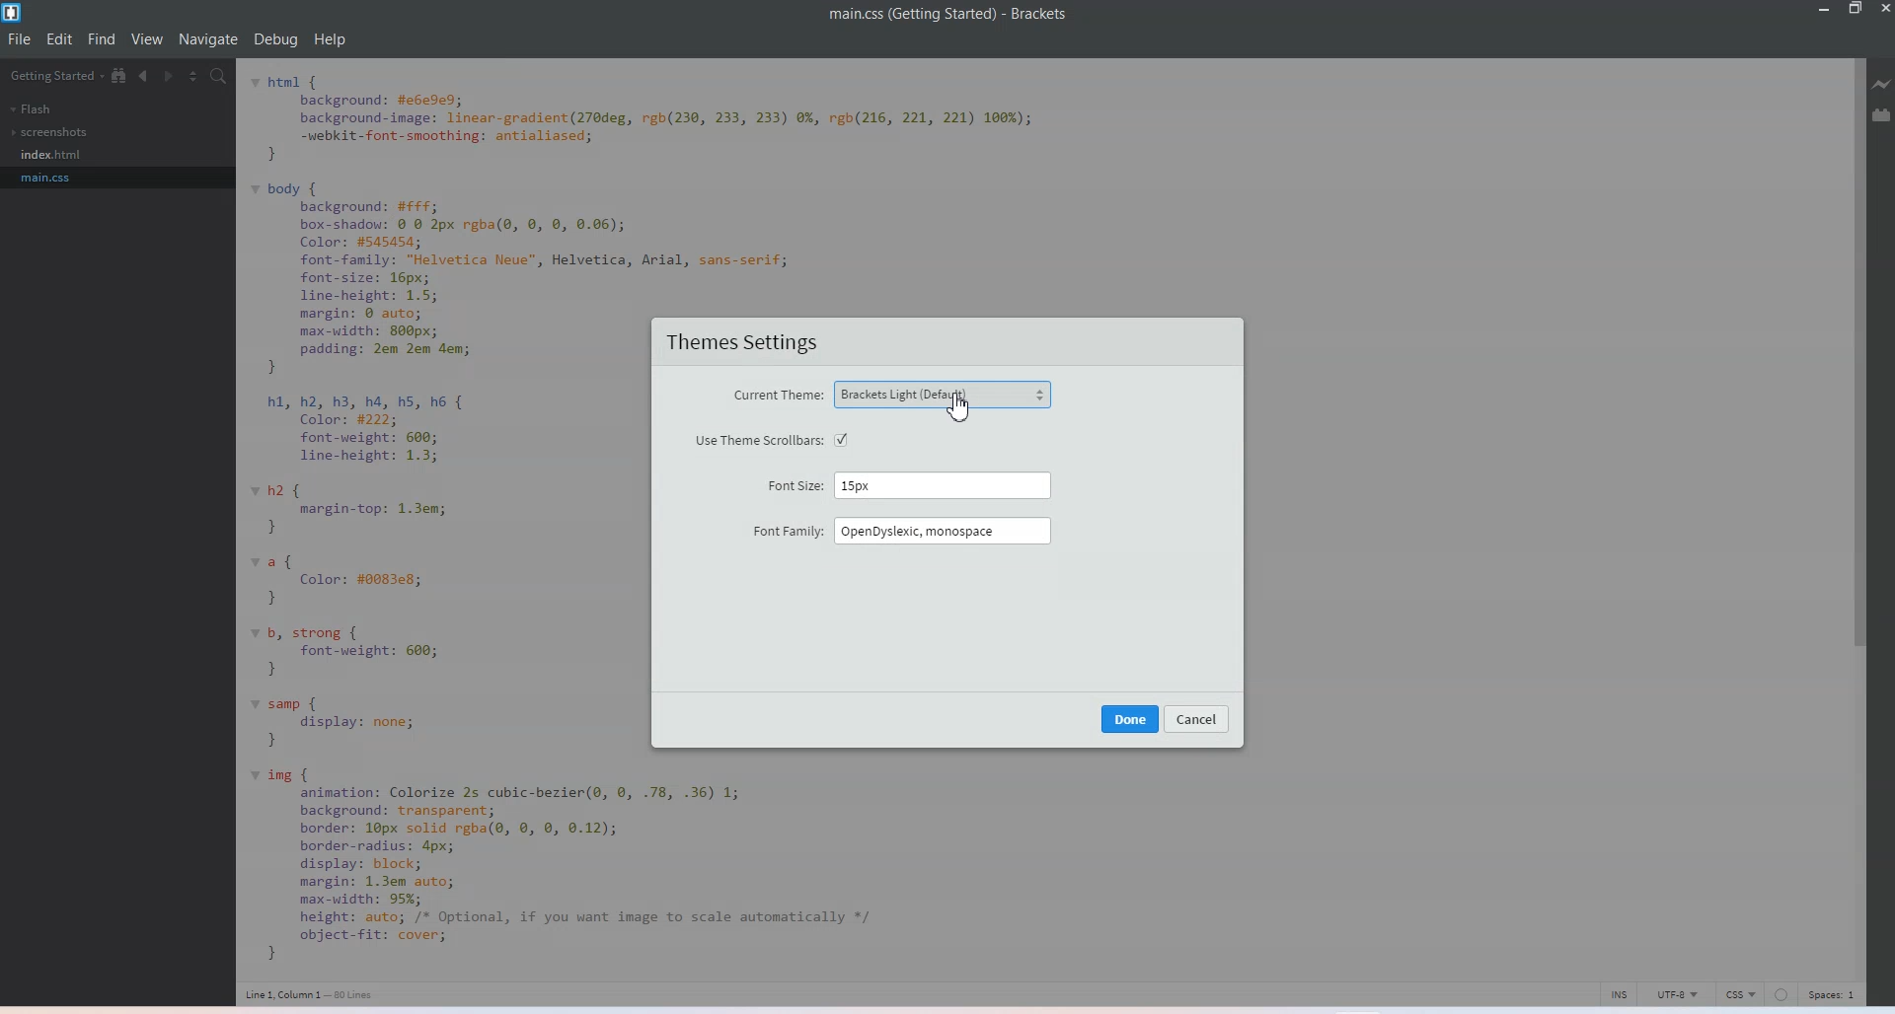 This screenshot has width=1895, height=1014. What do you see at coordinates (1781, 994) in the screenshot?
I see `circle` at bounding box center [1781, 994].